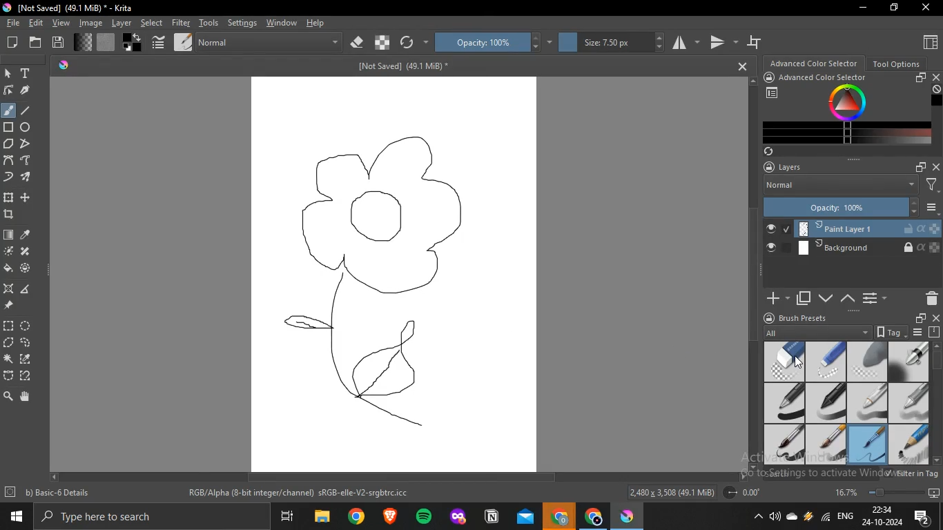 The image size is (943, 530). Describe the element at coordinates (920, 318) in the screenshot. I see `floater window` at that location.